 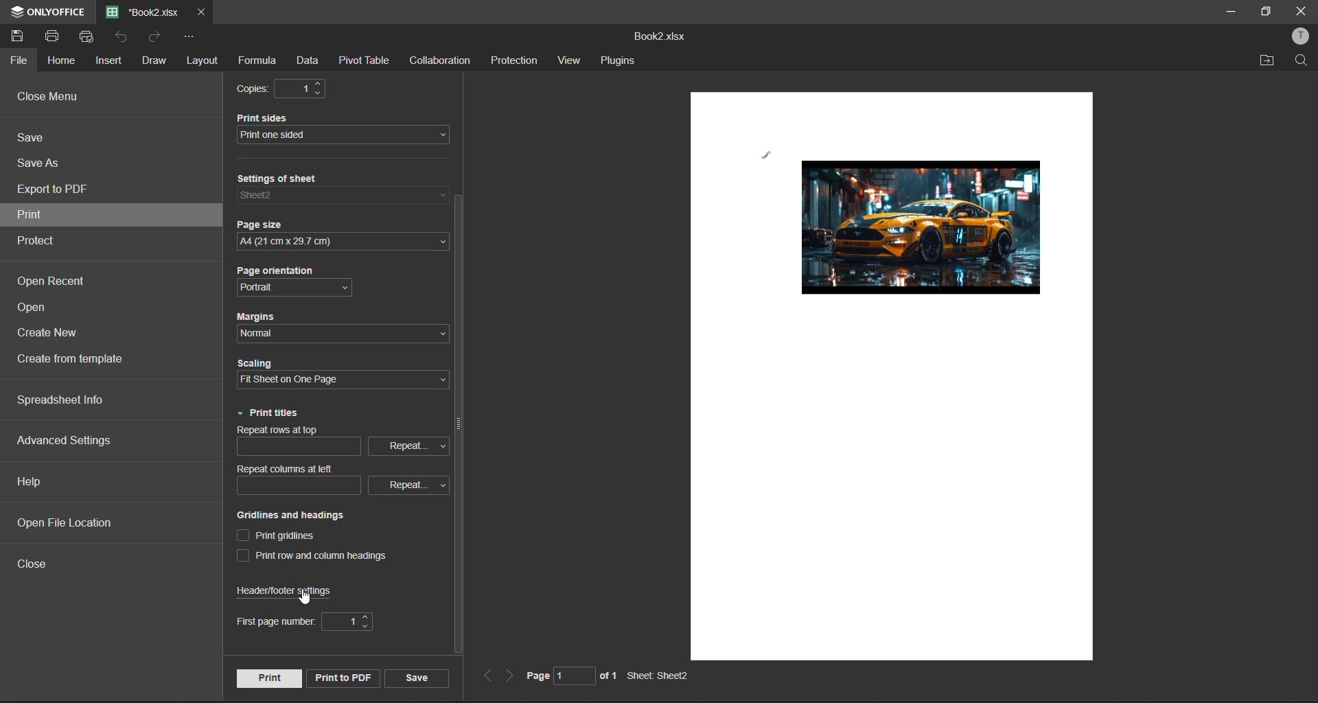 I want to click on app name, so click(x=45, y=10).